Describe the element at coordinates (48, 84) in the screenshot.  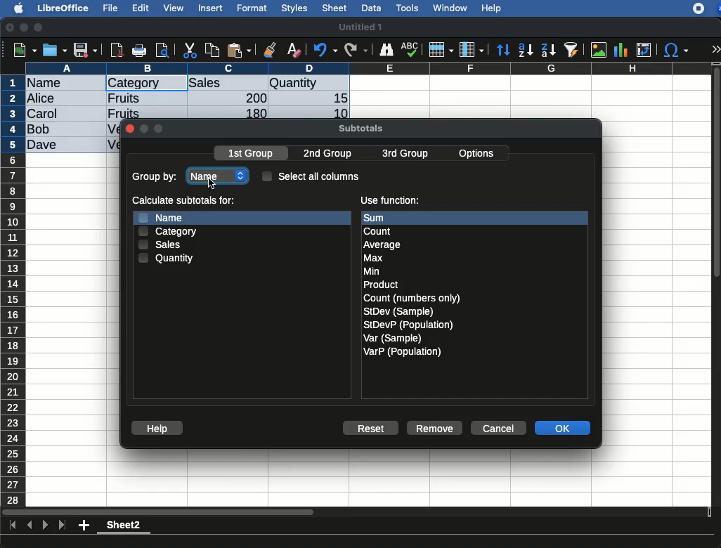
I see `name` at that location.